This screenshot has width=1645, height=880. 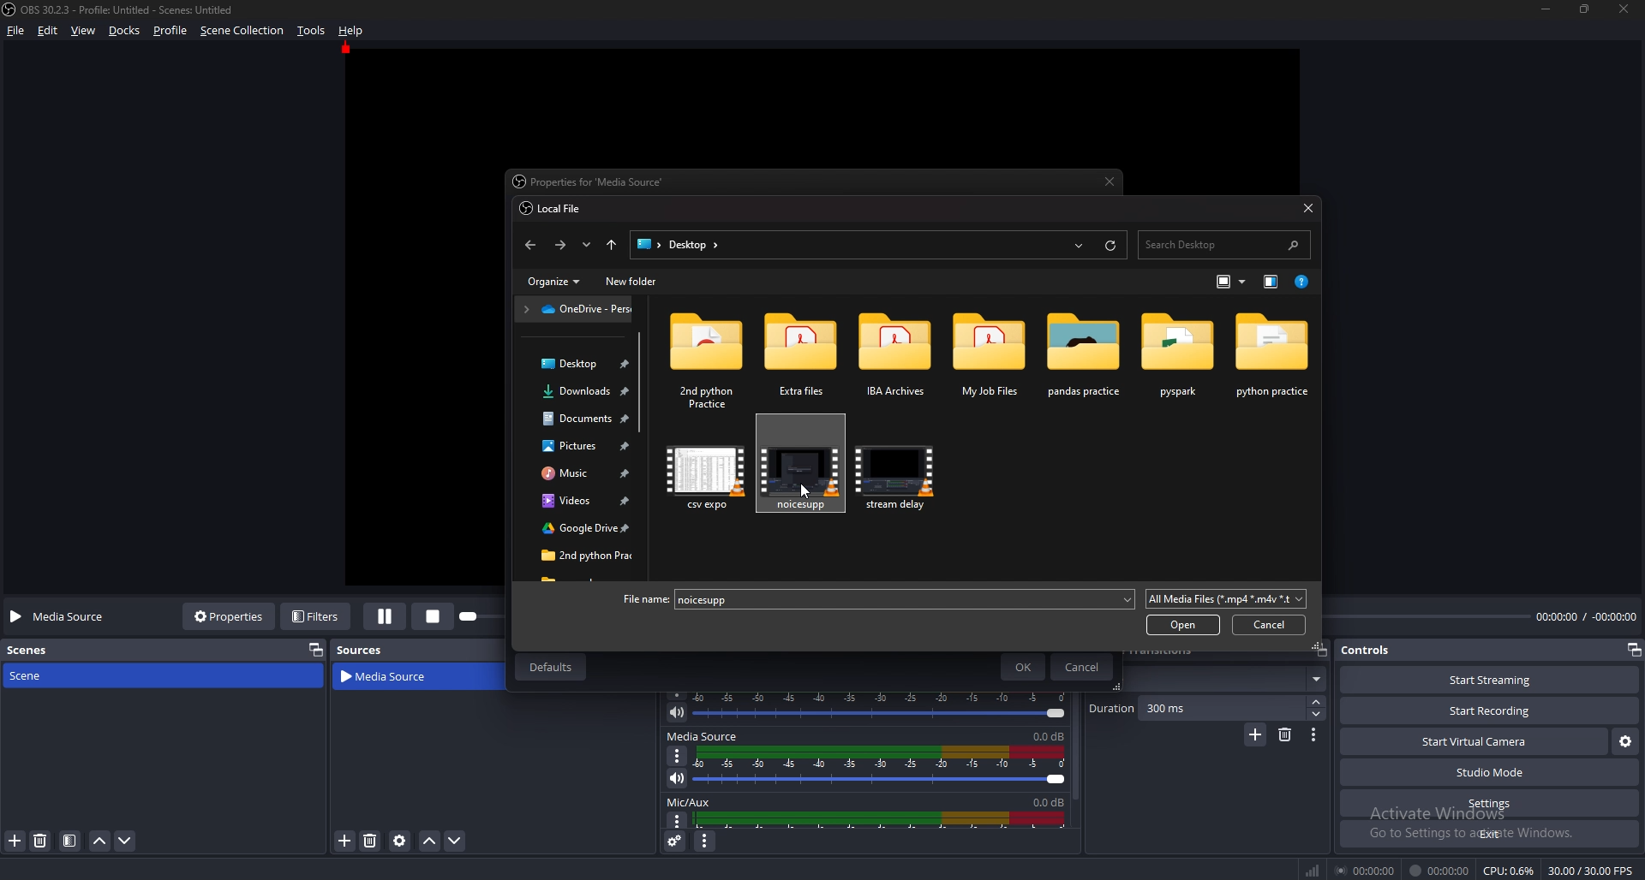 I want to click on mic/aux, so click(x=691, y=801).